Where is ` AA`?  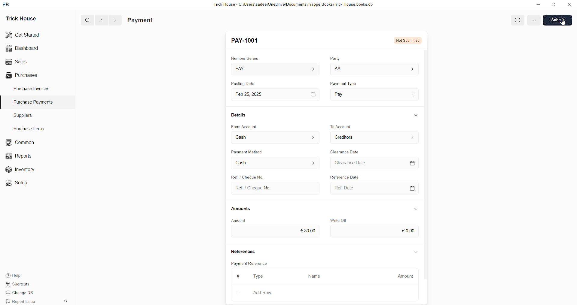  AA is located at coordinates (340, 69).